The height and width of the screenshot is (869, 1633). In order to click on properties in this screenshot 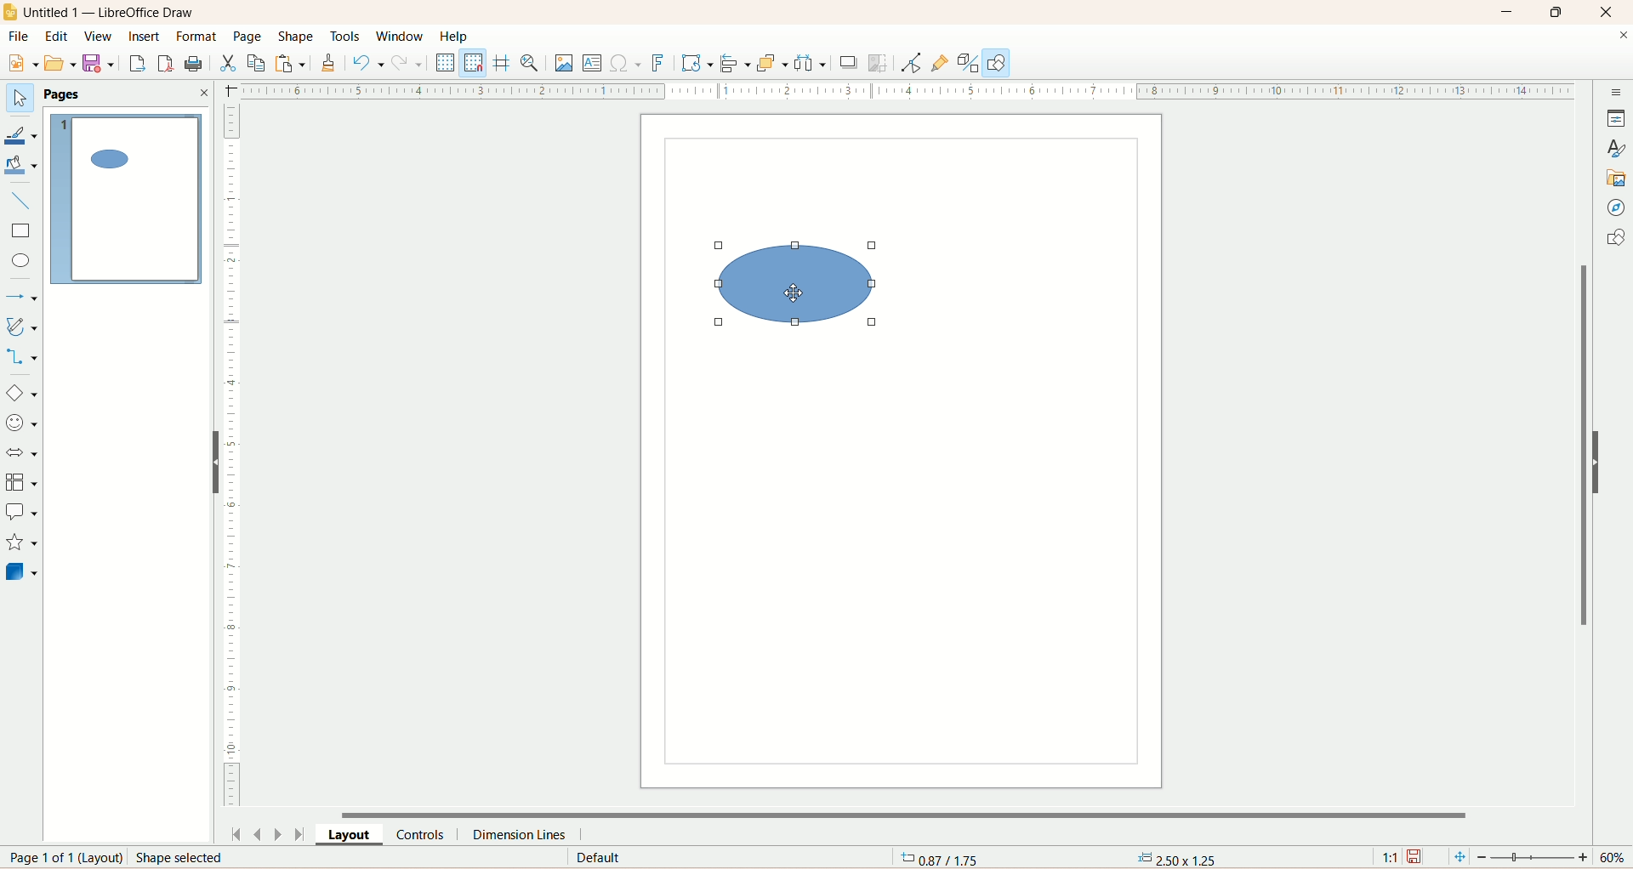, I will do `click(1616, 117)`.